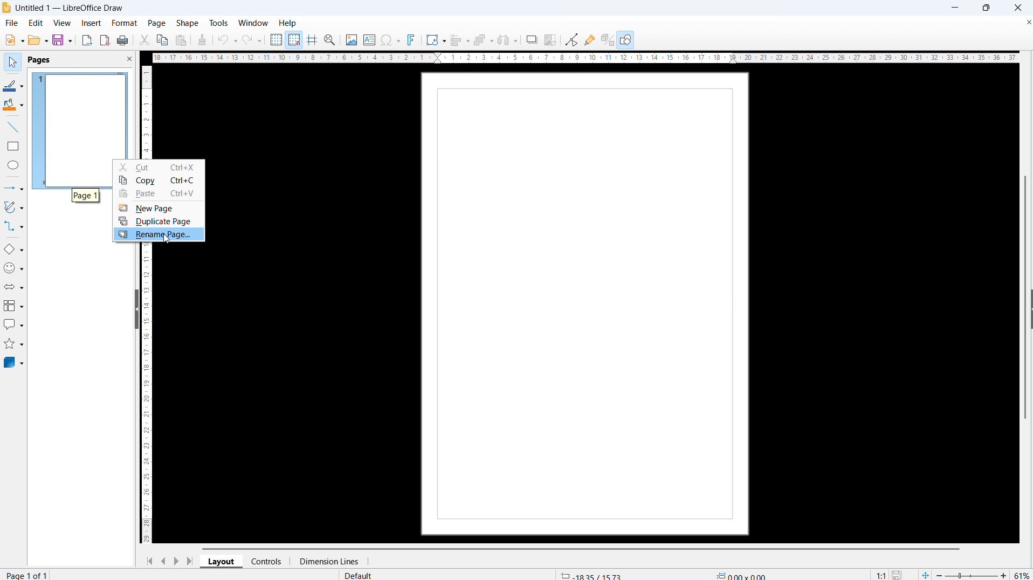 This screenshot has height=580, width=1033. What do you see at coordinates (190, 561) in the screenshot?
I see `go to last page` at bounding box center [190, 561].